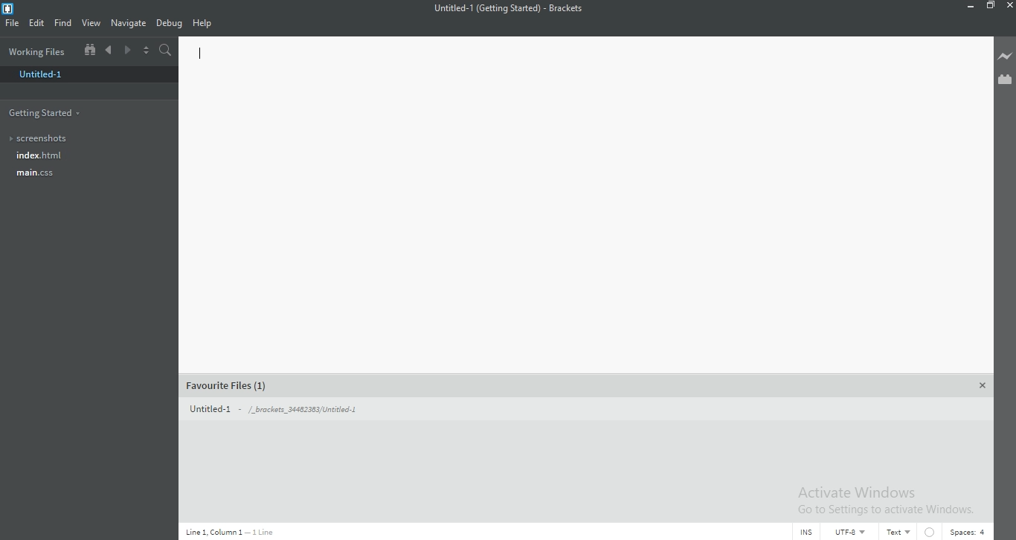  Describe the element at coordinates (89, 51) in the screenshot. I see `Show file tree` at that location.